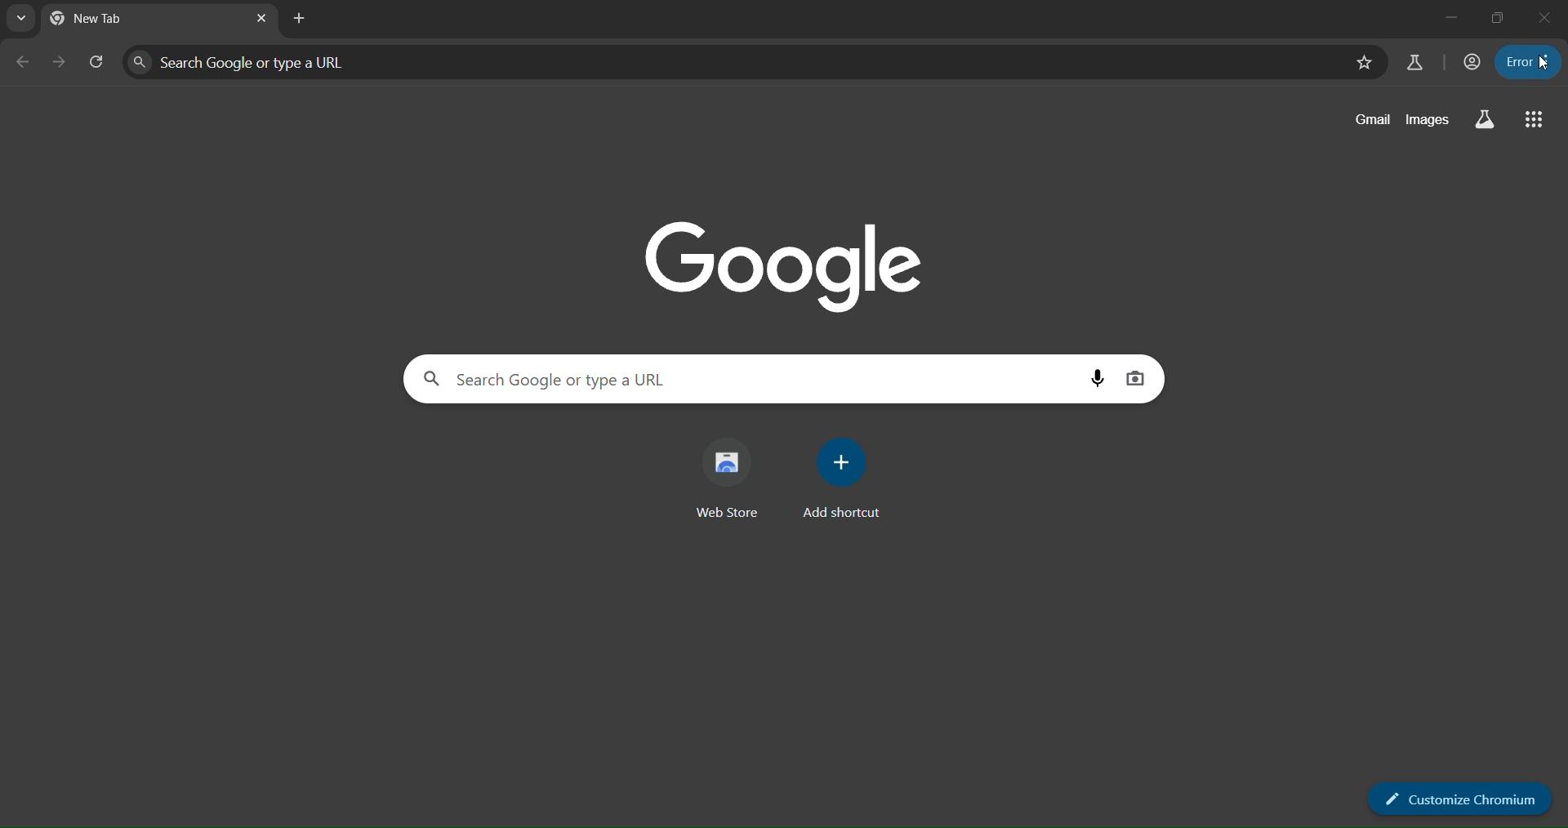 Image resolution: width=1568 pixels, height=828 pixels. Describe the element at coordinates (1371, 118) in the screenshot. I see `gmail` at that location.